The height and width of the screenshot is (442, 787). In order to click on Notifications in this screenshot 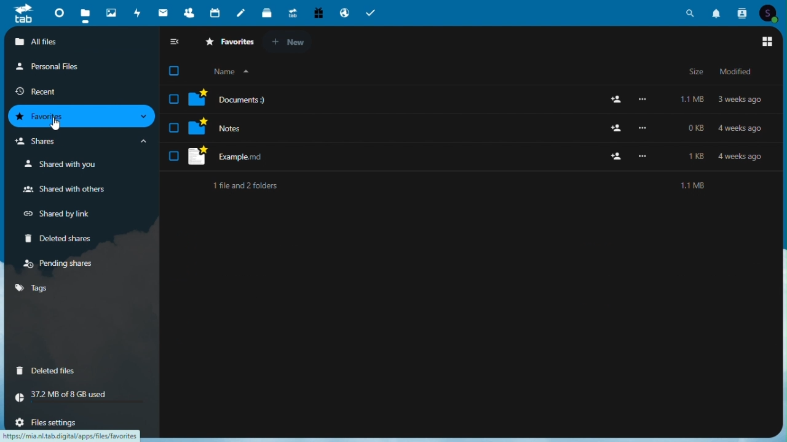, I will do `click(718, 12)`.